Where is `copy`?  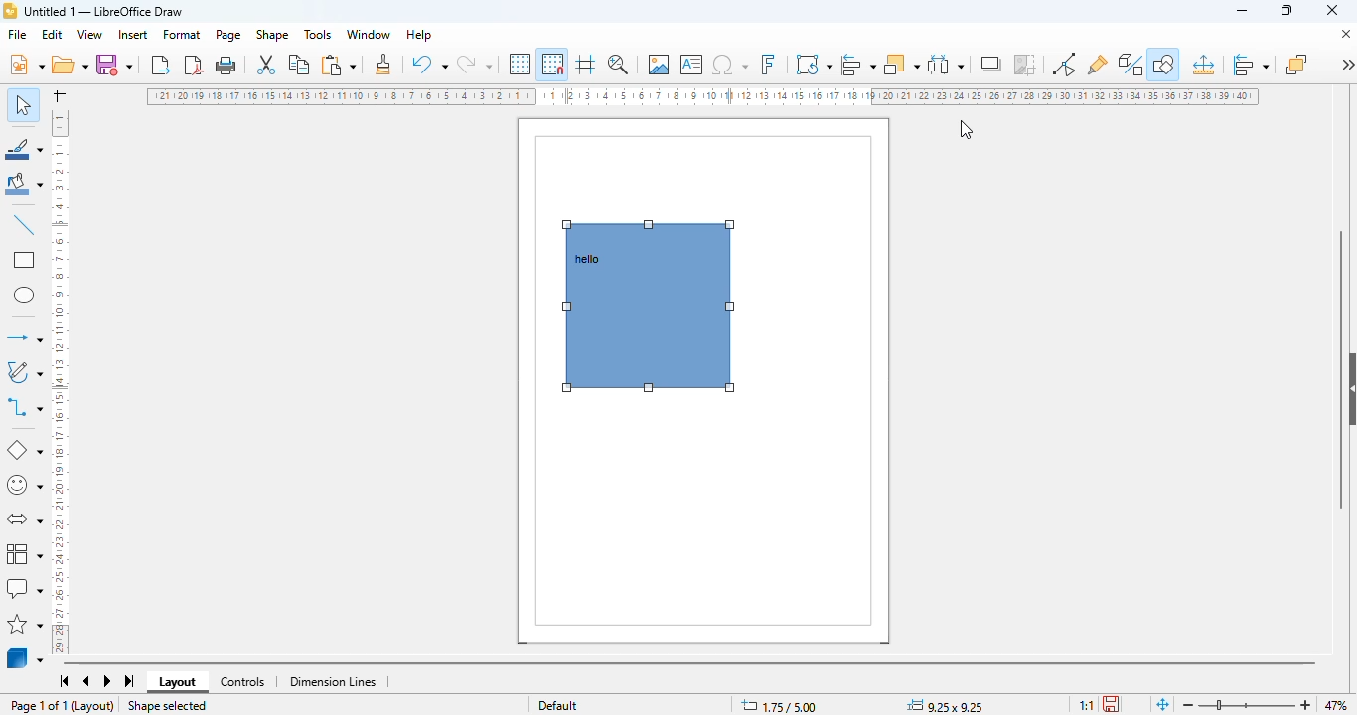
copy is located at coordinates (300, 65).